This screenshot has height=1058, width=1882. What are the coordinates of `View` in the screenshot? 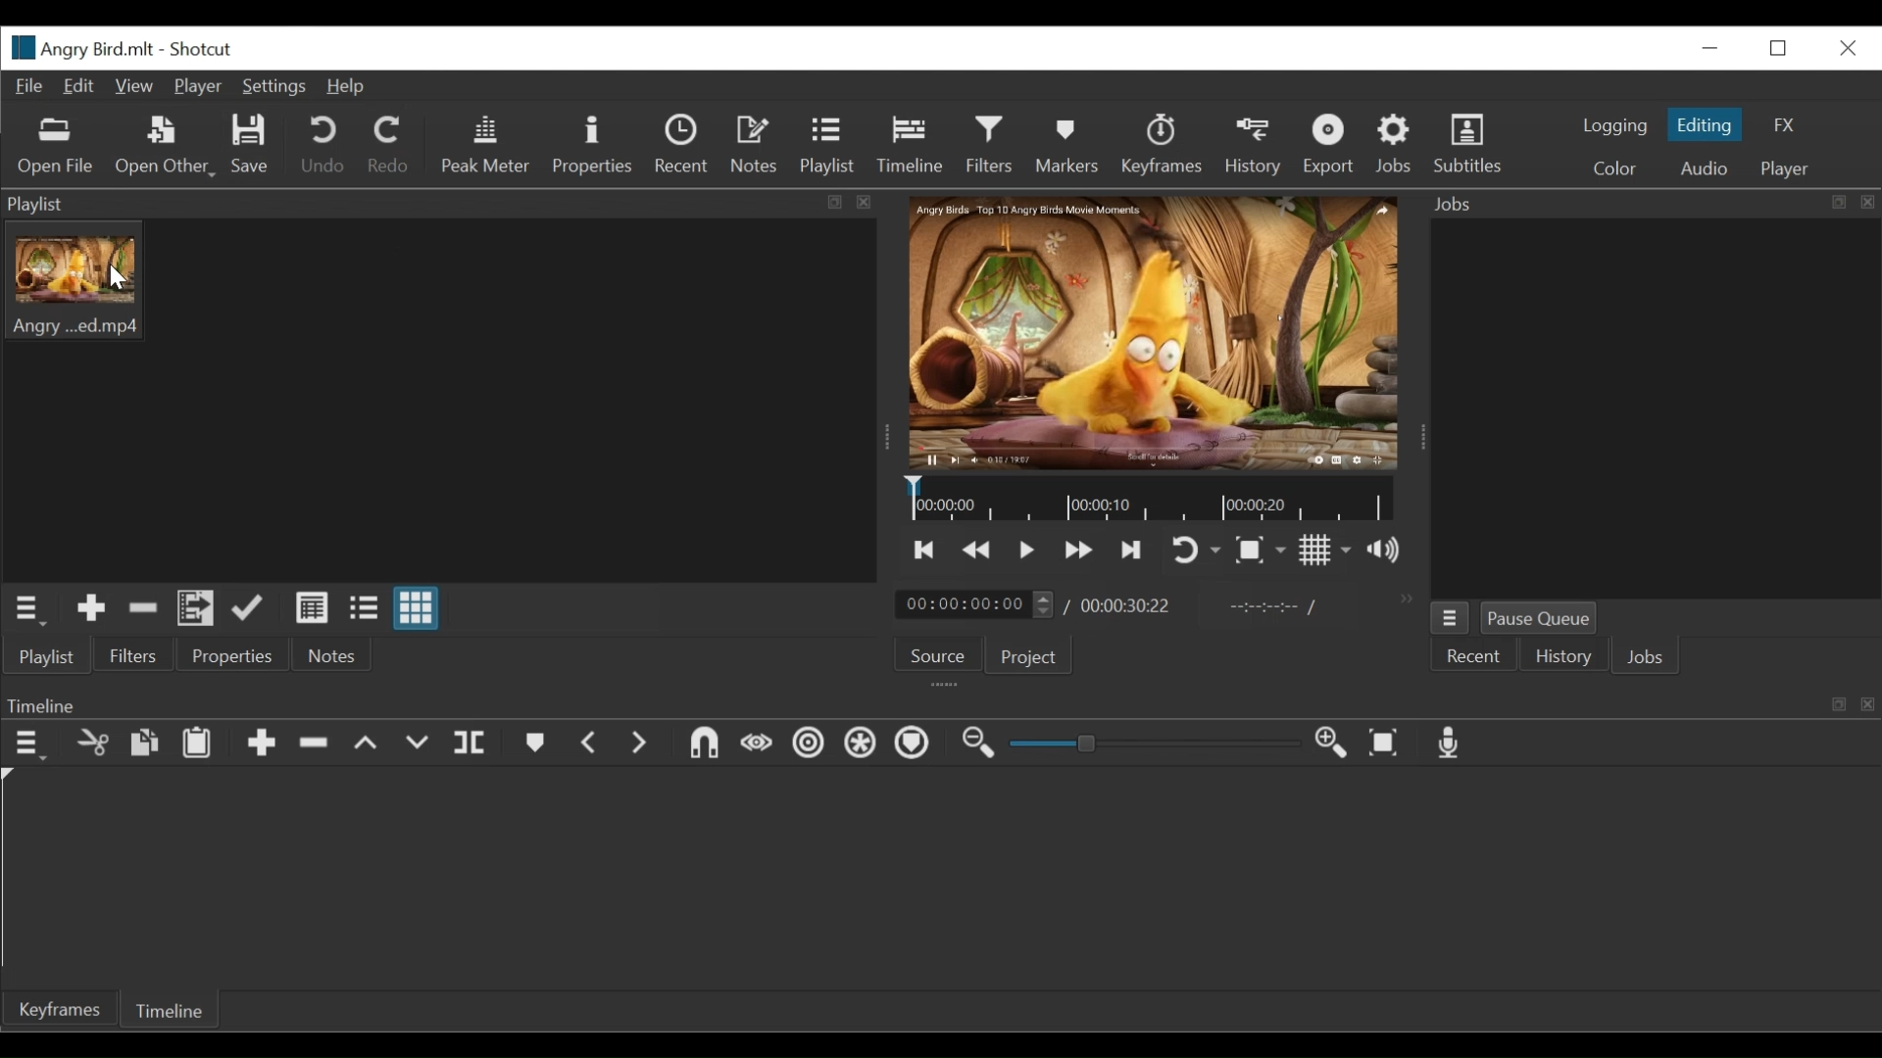 It's located at (133, 86).